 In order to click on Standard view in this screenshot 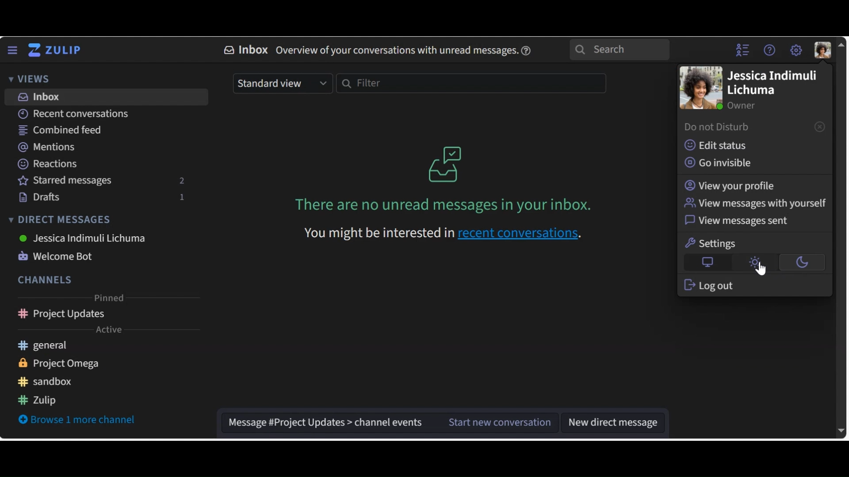, I will do `click(283, 84)`.